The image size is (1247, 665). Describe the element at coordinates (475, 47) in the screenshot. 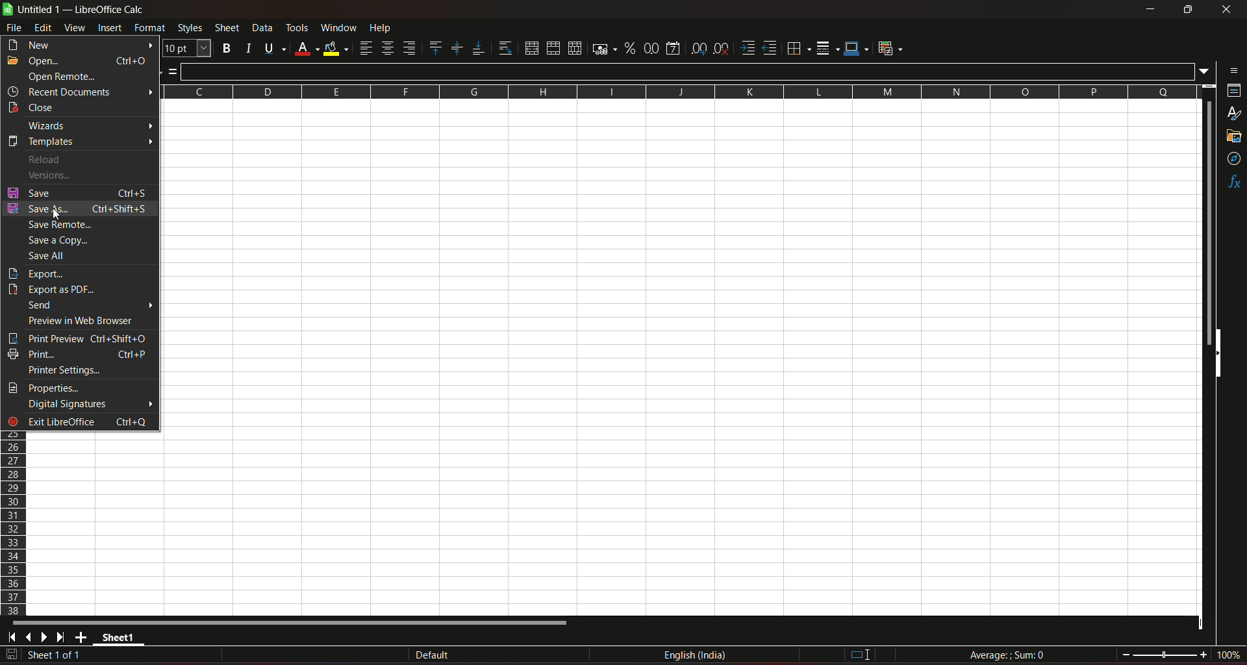

I see `align bottom` at that location.